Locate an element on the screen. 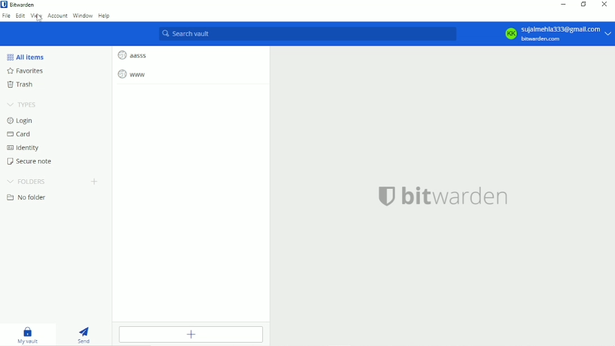  Login is located at coordinates (23, 120).